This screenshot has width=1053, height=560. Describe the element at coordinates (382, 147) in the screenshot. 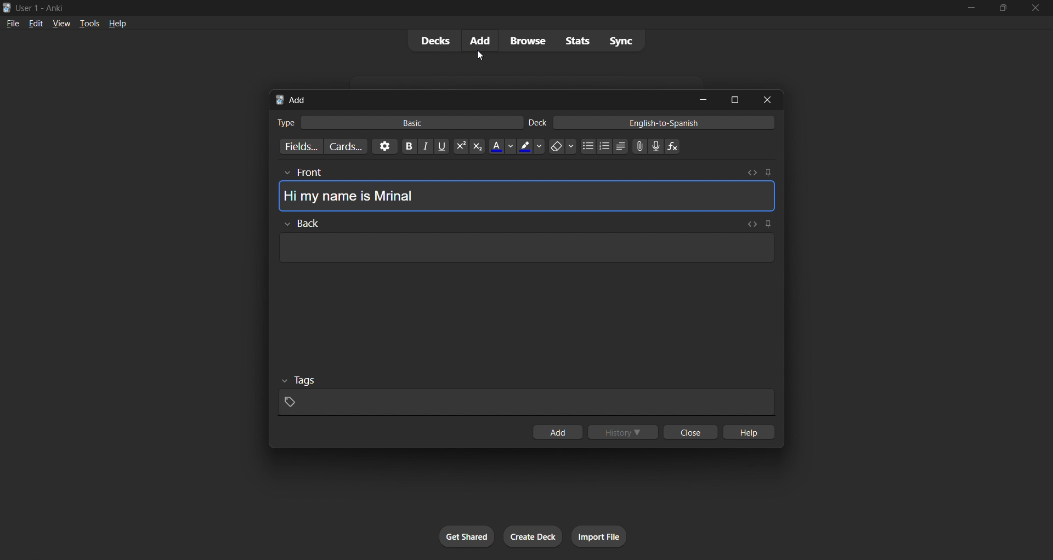

I see `options` at that location.